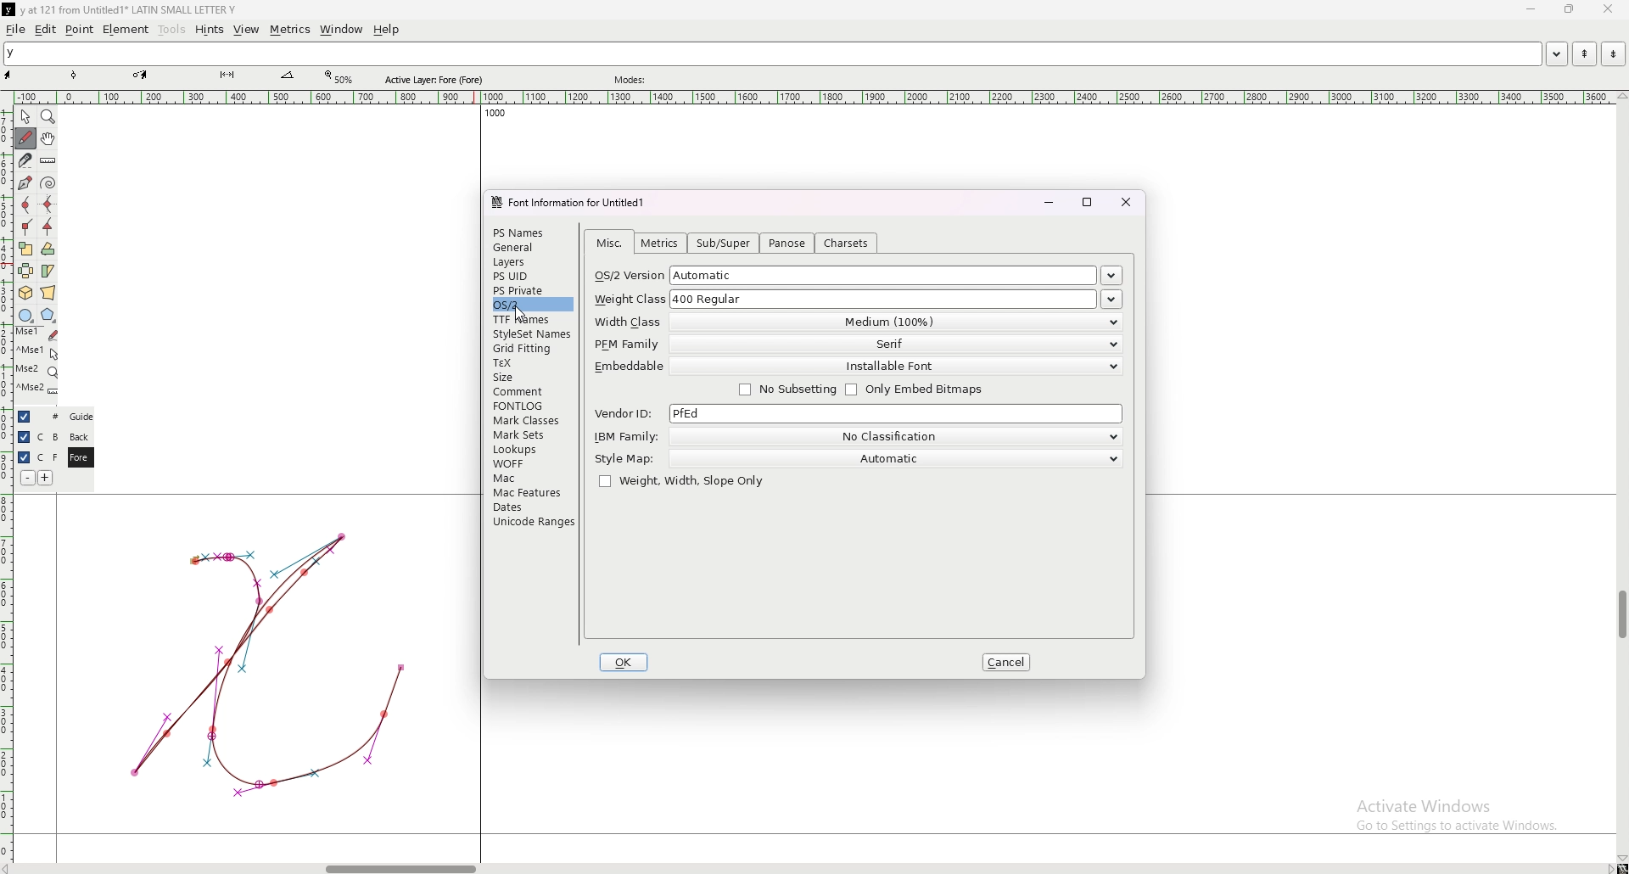 Image resolution: width=1629 pixels, height=874 pixels. Describe the element at coordinates (533, 390) in the screenshot. I see `comment` at that location.